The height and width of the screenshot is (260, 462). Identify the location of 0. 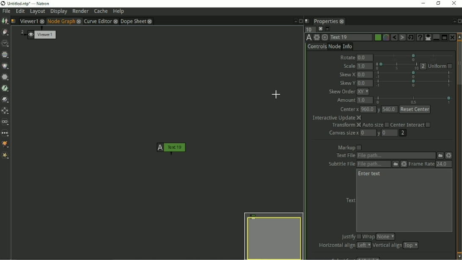
(367, 133).